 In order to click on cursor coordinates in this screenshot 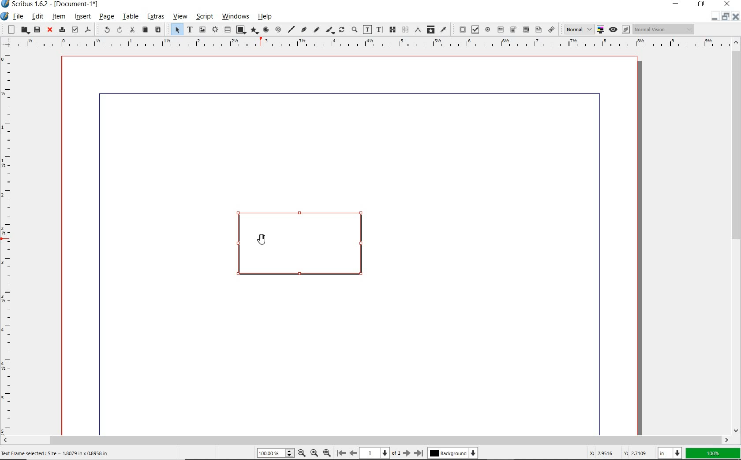, I will do `click(617, 453)`.